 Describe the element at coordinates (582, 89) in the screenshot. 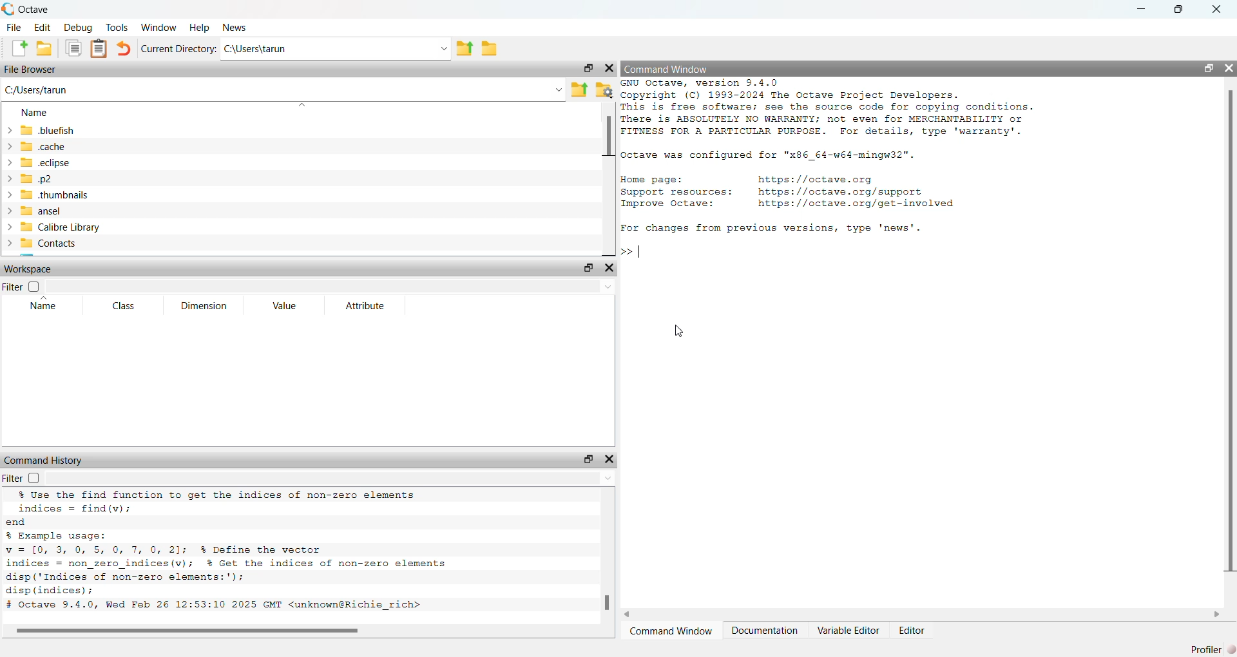

I see `parent directory` at that location.